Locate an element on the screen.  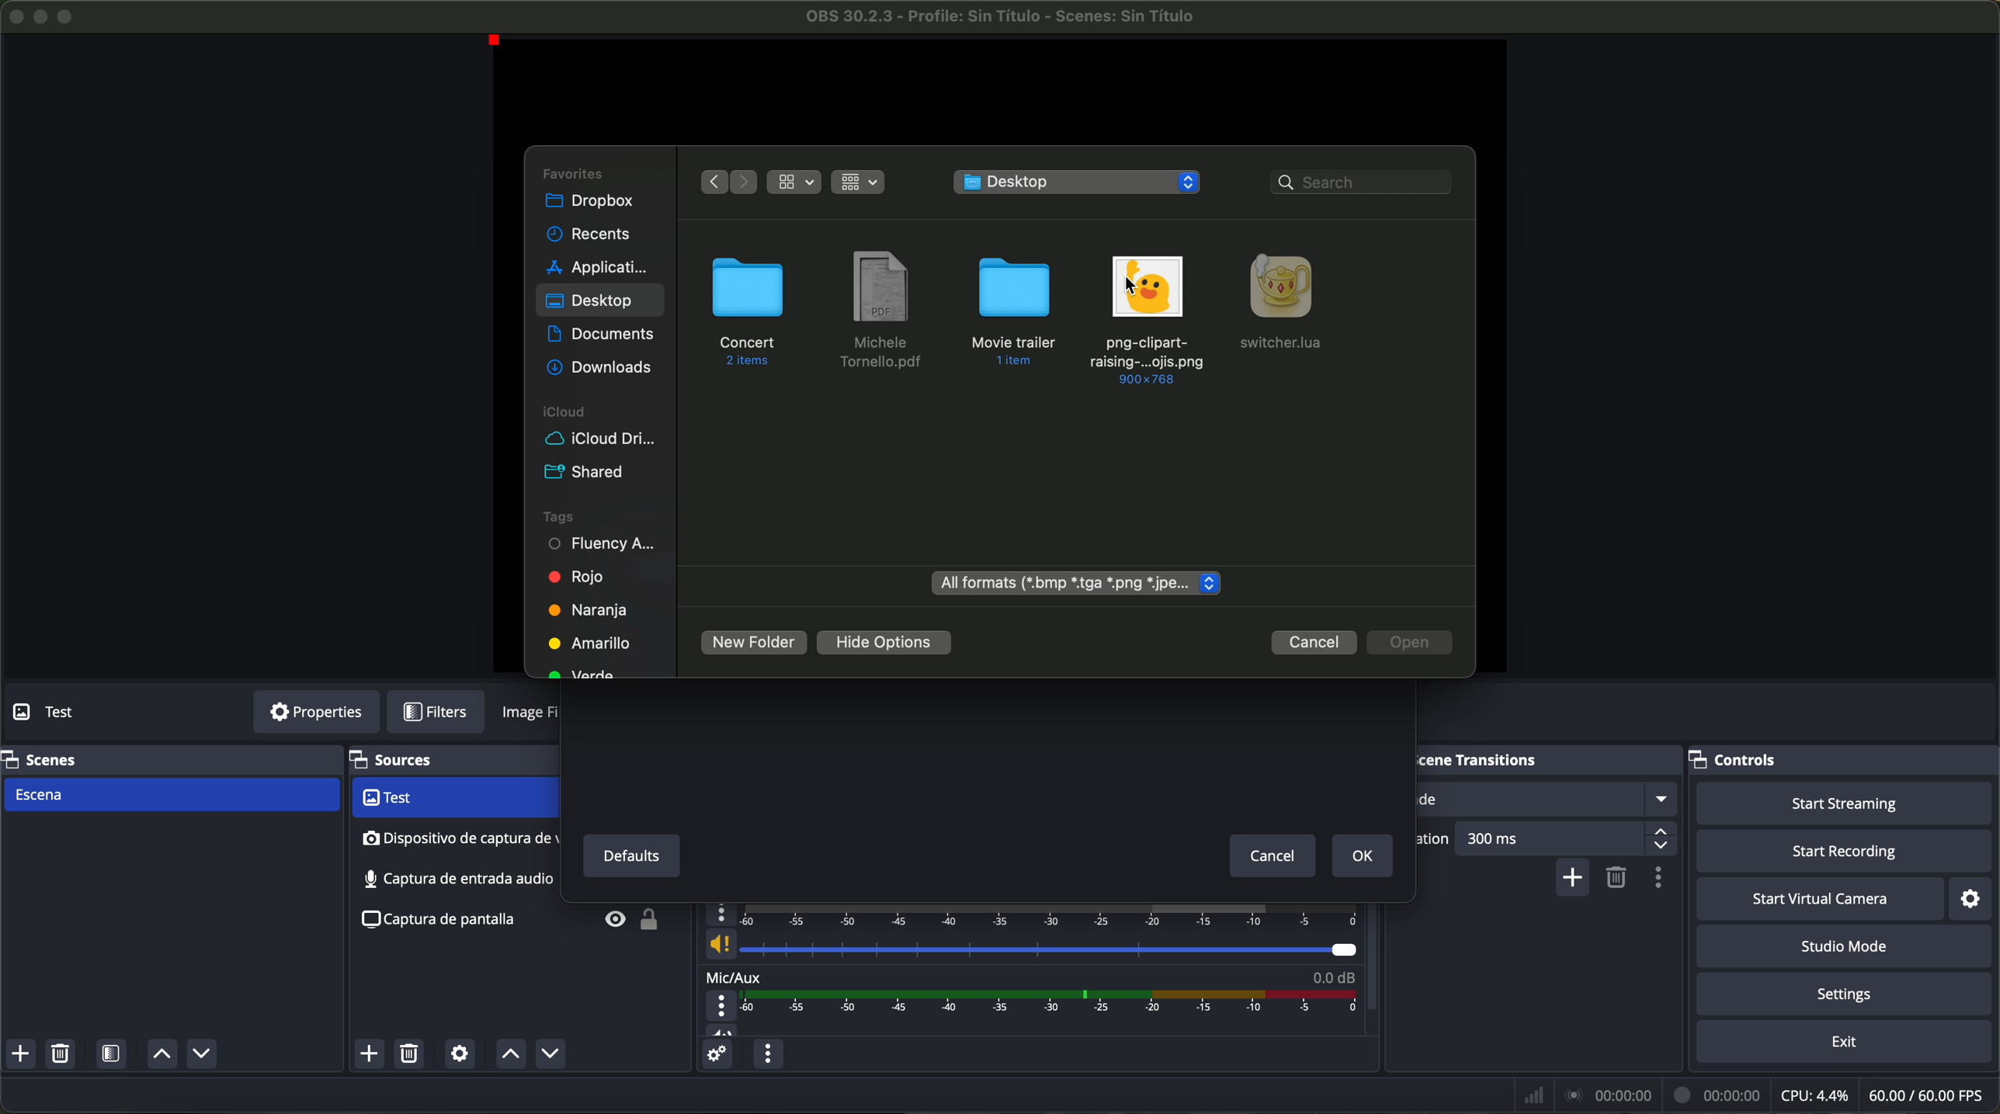
yellow is located at coordinates (587, 642).